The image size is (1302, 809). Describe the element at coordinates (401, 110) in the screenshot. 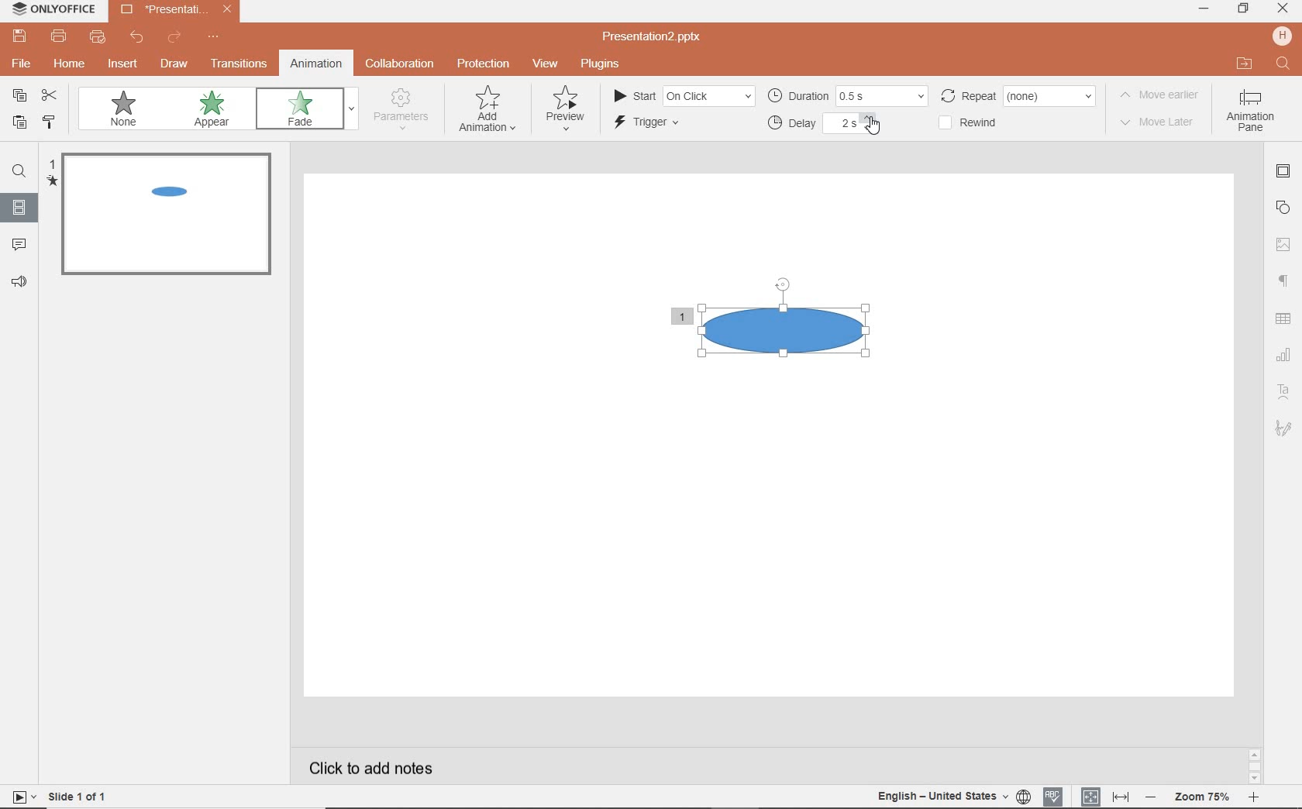

I see `parameters` at that location.